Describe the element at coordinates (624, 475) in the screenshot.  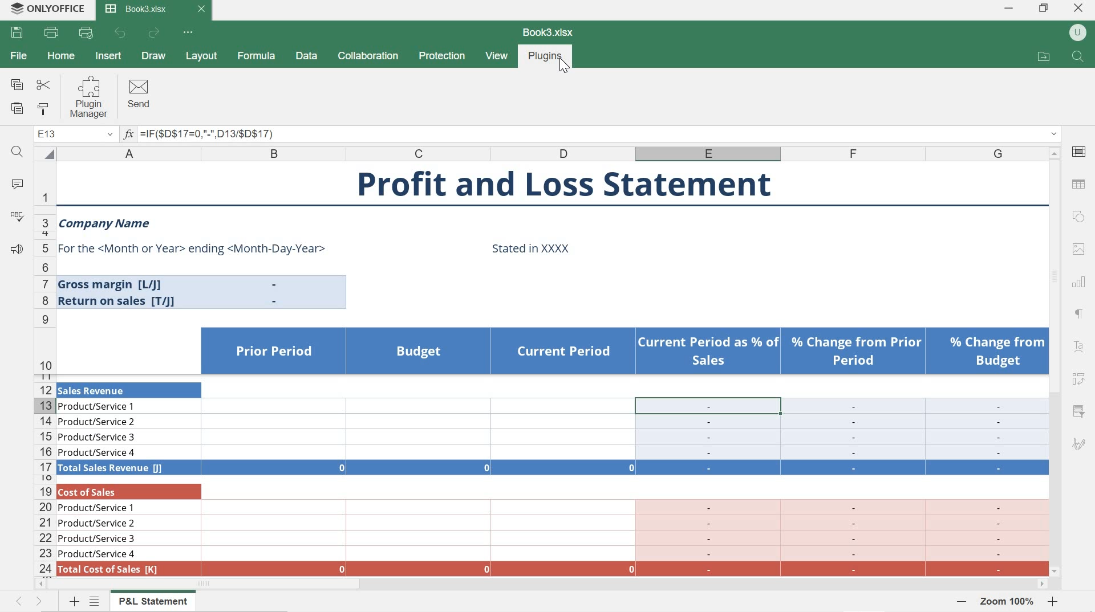
I see `input boxes` at that location.